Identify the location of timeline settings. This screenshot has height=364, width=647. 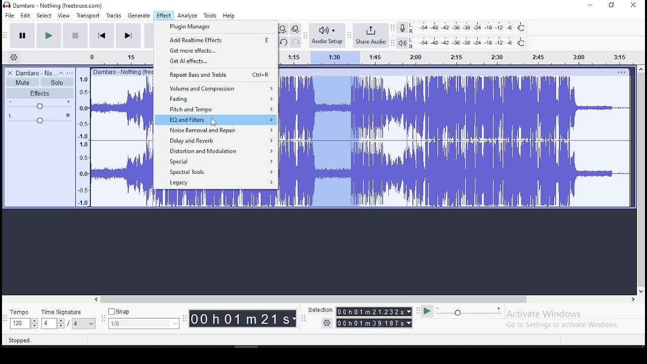
(13, 57).